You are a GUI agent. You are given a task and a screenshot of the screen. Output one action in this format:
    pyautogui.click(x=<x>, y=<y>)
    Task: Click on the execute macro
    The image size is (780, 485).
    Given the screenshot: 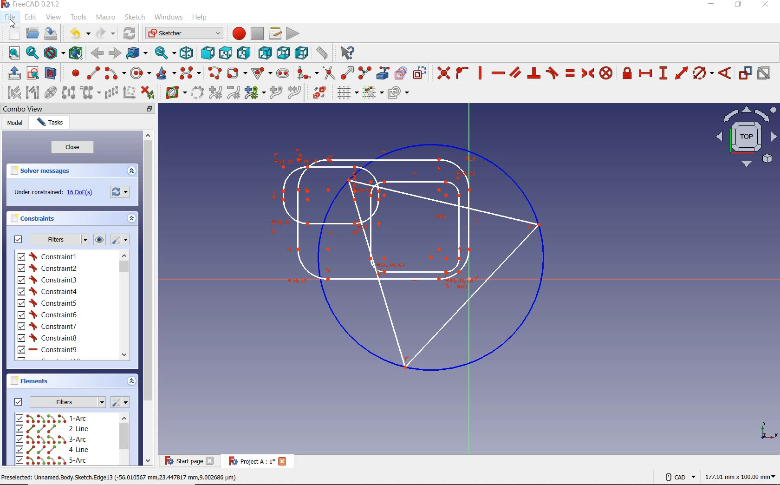 What is the action you would take?
    pyautogui.click(x=292, y=34)
    